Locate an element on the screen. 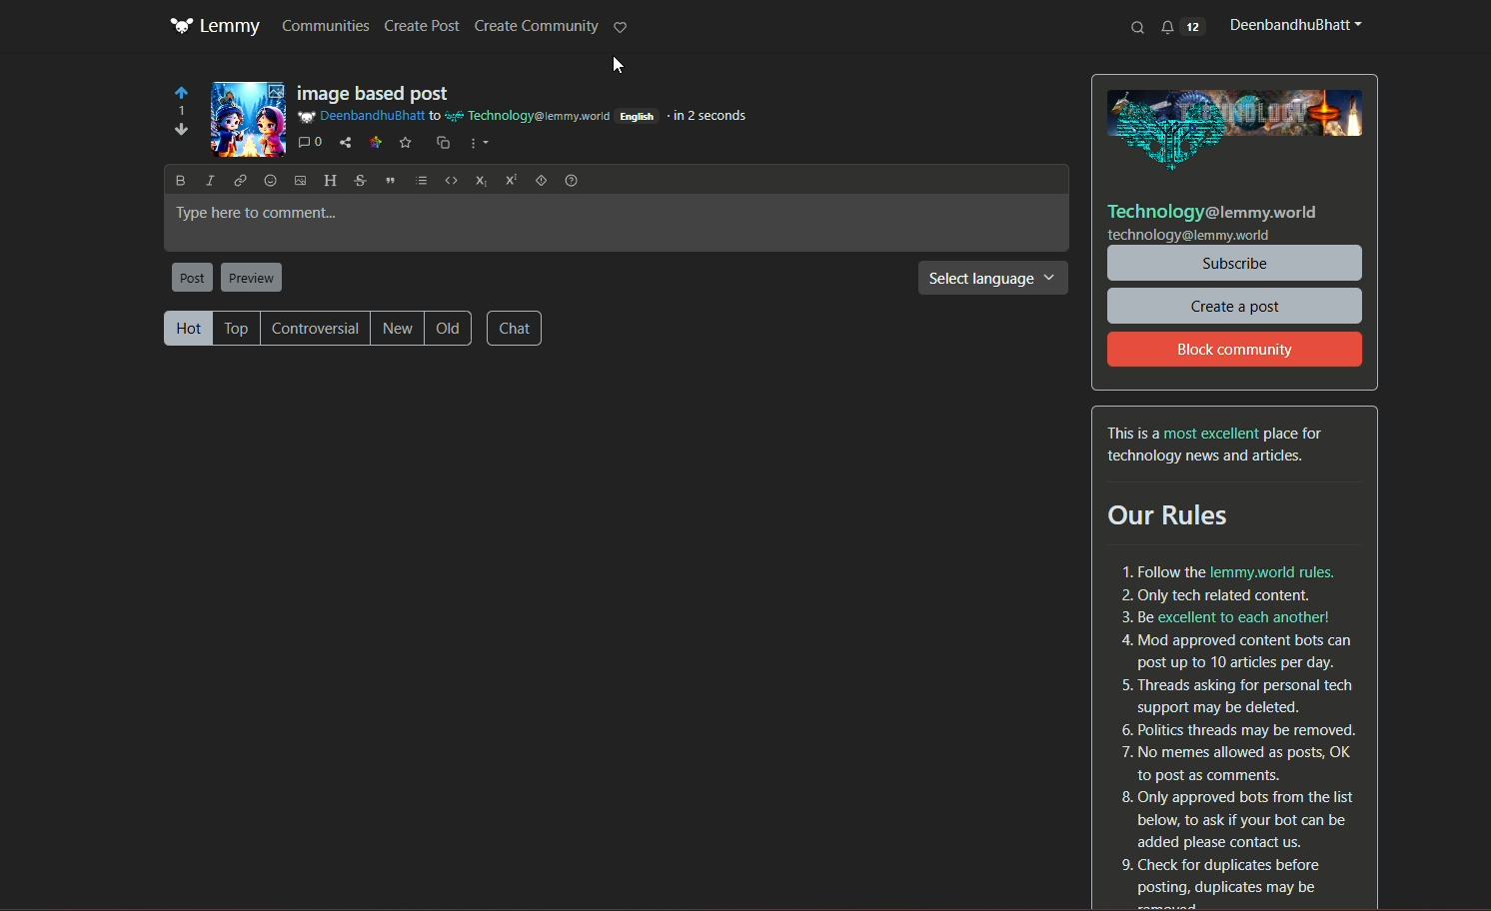 The image size is (1491, 911). profile name is located at coordinates (1292, 25).